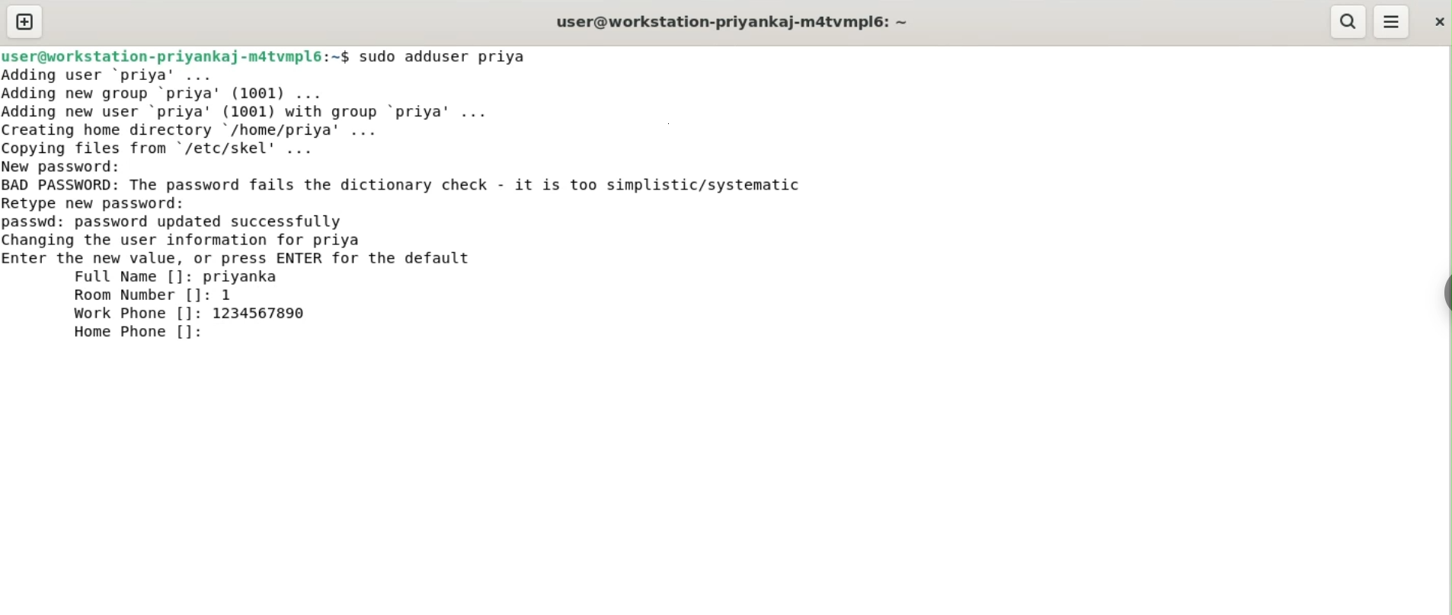 This screenshot has height=615, width=1452. Describe the element at coordinates (1393, 22) in the screenshot. I see `menu` at that location.